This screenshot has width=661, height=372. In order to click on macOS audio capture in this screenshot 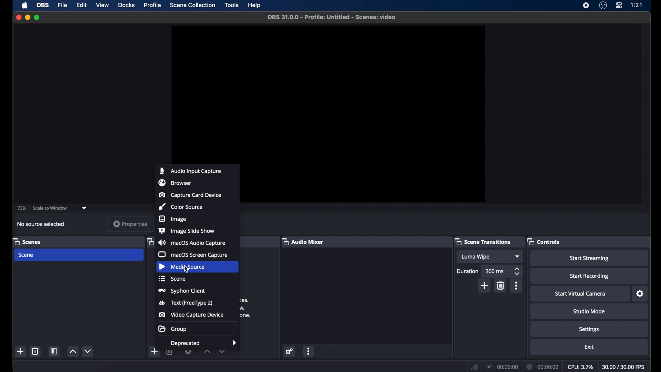, I will do `click(192, 243)`.